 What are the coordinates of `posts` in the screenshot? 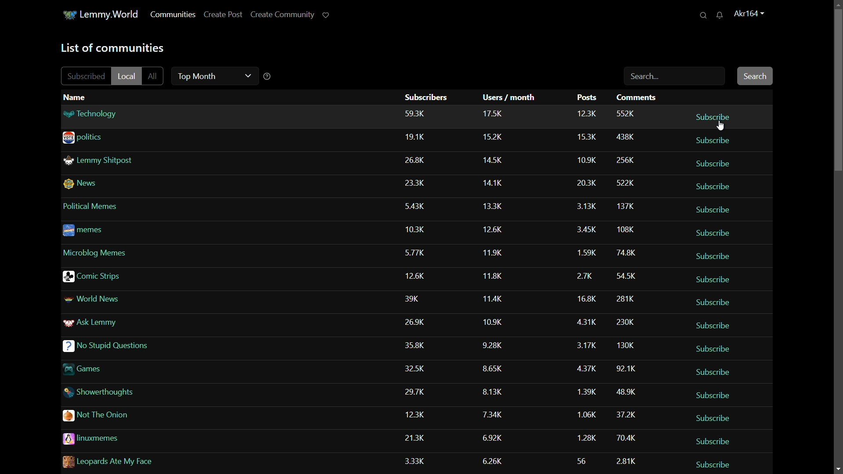 It's located at (584, 392).